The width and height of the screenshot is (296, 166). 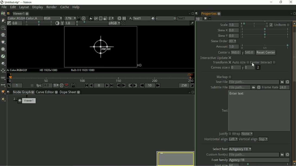 I want to click on Synchronize timeline frame, so click(x=73, y=85).